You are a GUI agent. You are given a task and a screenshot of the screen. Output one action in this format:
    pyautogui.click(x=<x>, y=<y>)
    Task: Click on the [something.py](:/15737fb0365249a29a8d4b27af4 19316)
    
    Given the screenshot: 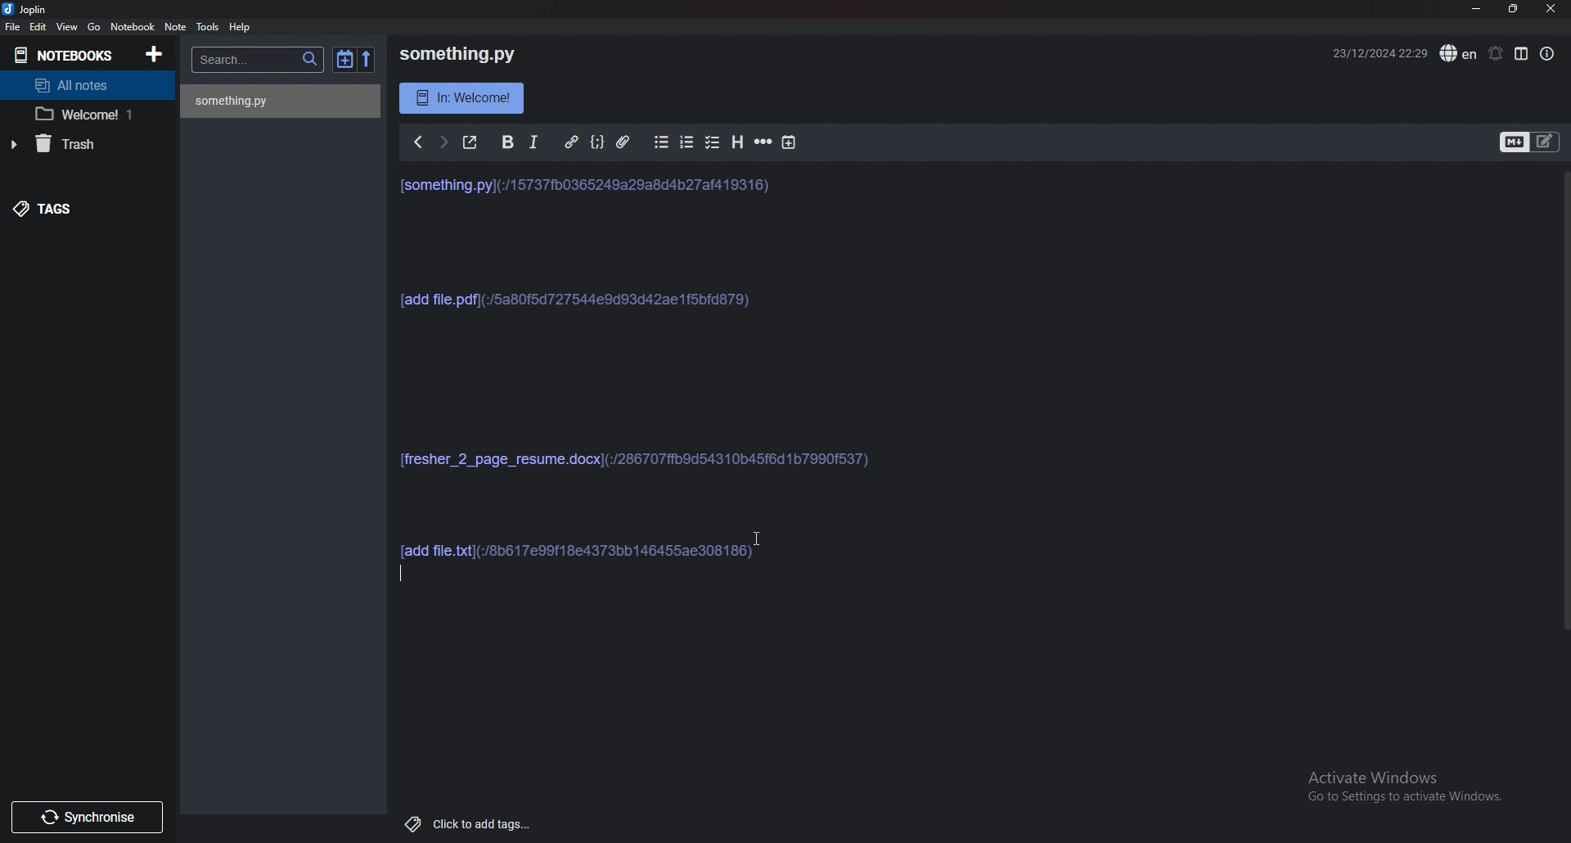 What is the action you would take?
    pyautogui.click(x=591, y=183)
    